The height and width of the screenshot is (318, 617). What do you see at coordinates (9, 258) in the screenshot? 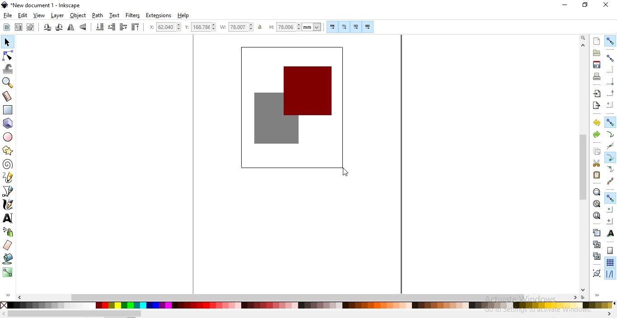
I see `fill bounded areas` at bounding box center [9, 258].